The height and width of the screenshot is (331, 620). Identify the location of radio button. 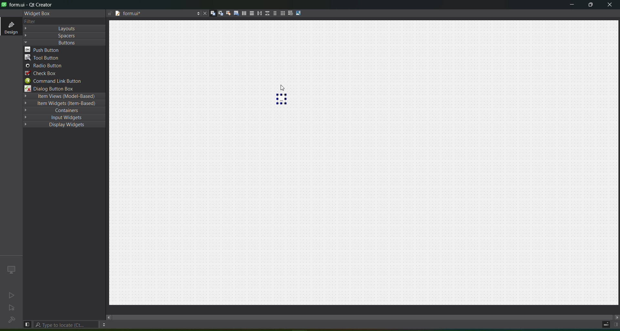
(62, 66).